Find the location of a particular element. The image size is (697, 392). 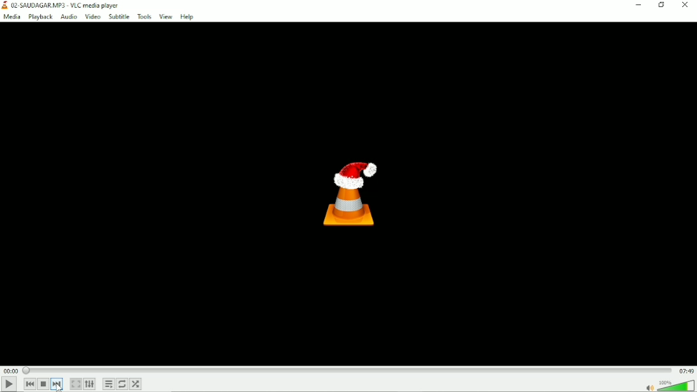

Restore down is located at coordinates (661, 4).